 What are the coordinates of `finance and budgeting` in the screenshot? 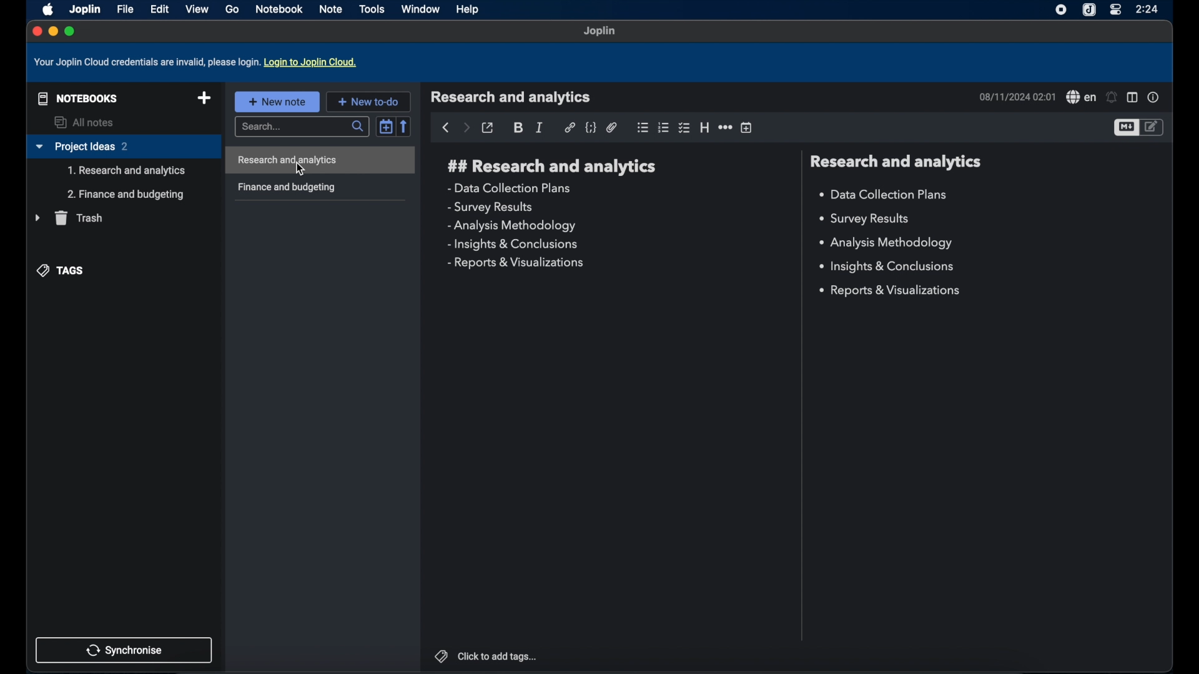 It's located at (286, 188).